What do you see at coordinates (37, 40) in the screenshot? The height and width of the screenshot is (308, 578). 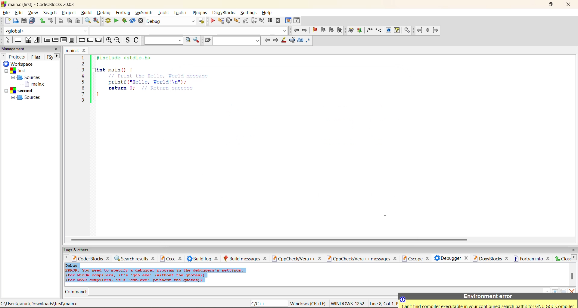 I see `selection` at bounding box center [37, 40].